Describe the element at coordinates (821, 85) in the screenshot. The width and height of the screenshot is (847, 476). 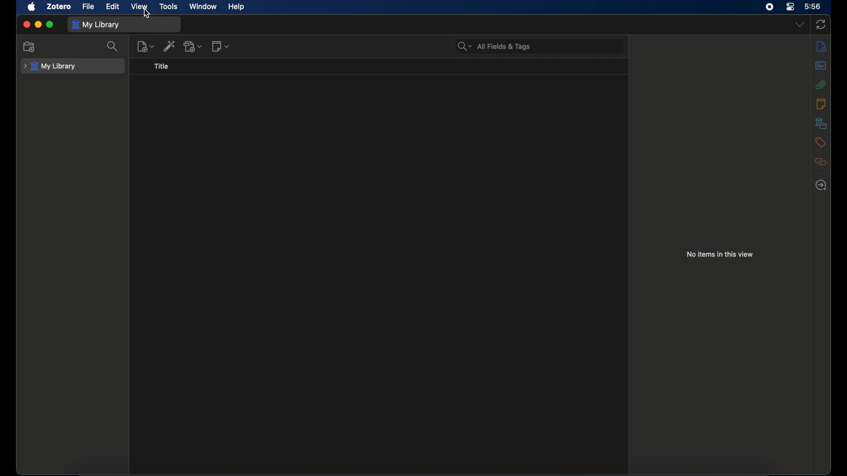
I see `attachments` at that location.